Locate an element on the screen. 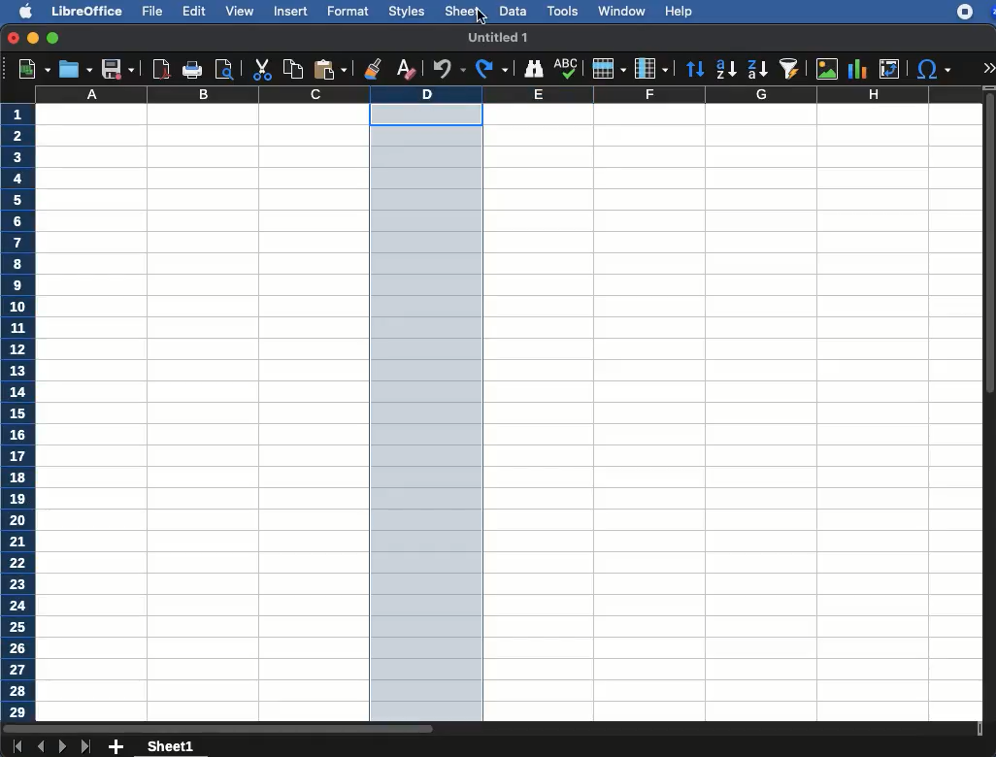 This screenshot has width=996, height=757. new is located at coordinates (29, 70).